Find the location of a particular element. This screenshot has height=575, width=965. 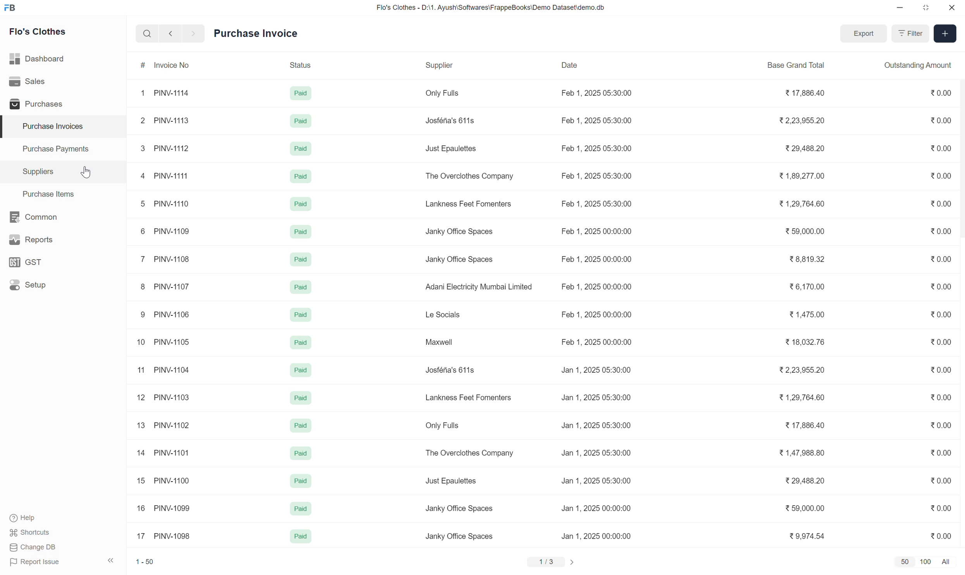

100 is located at coordinates (926, 562).